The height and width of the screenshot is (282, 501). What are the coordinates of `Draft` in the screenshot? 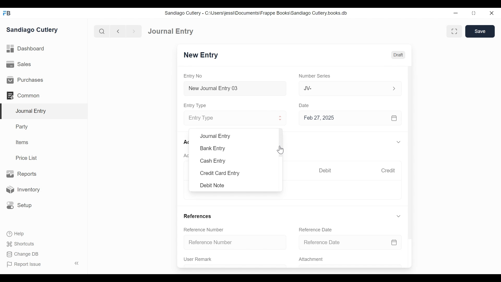 It's located at (398, 55).